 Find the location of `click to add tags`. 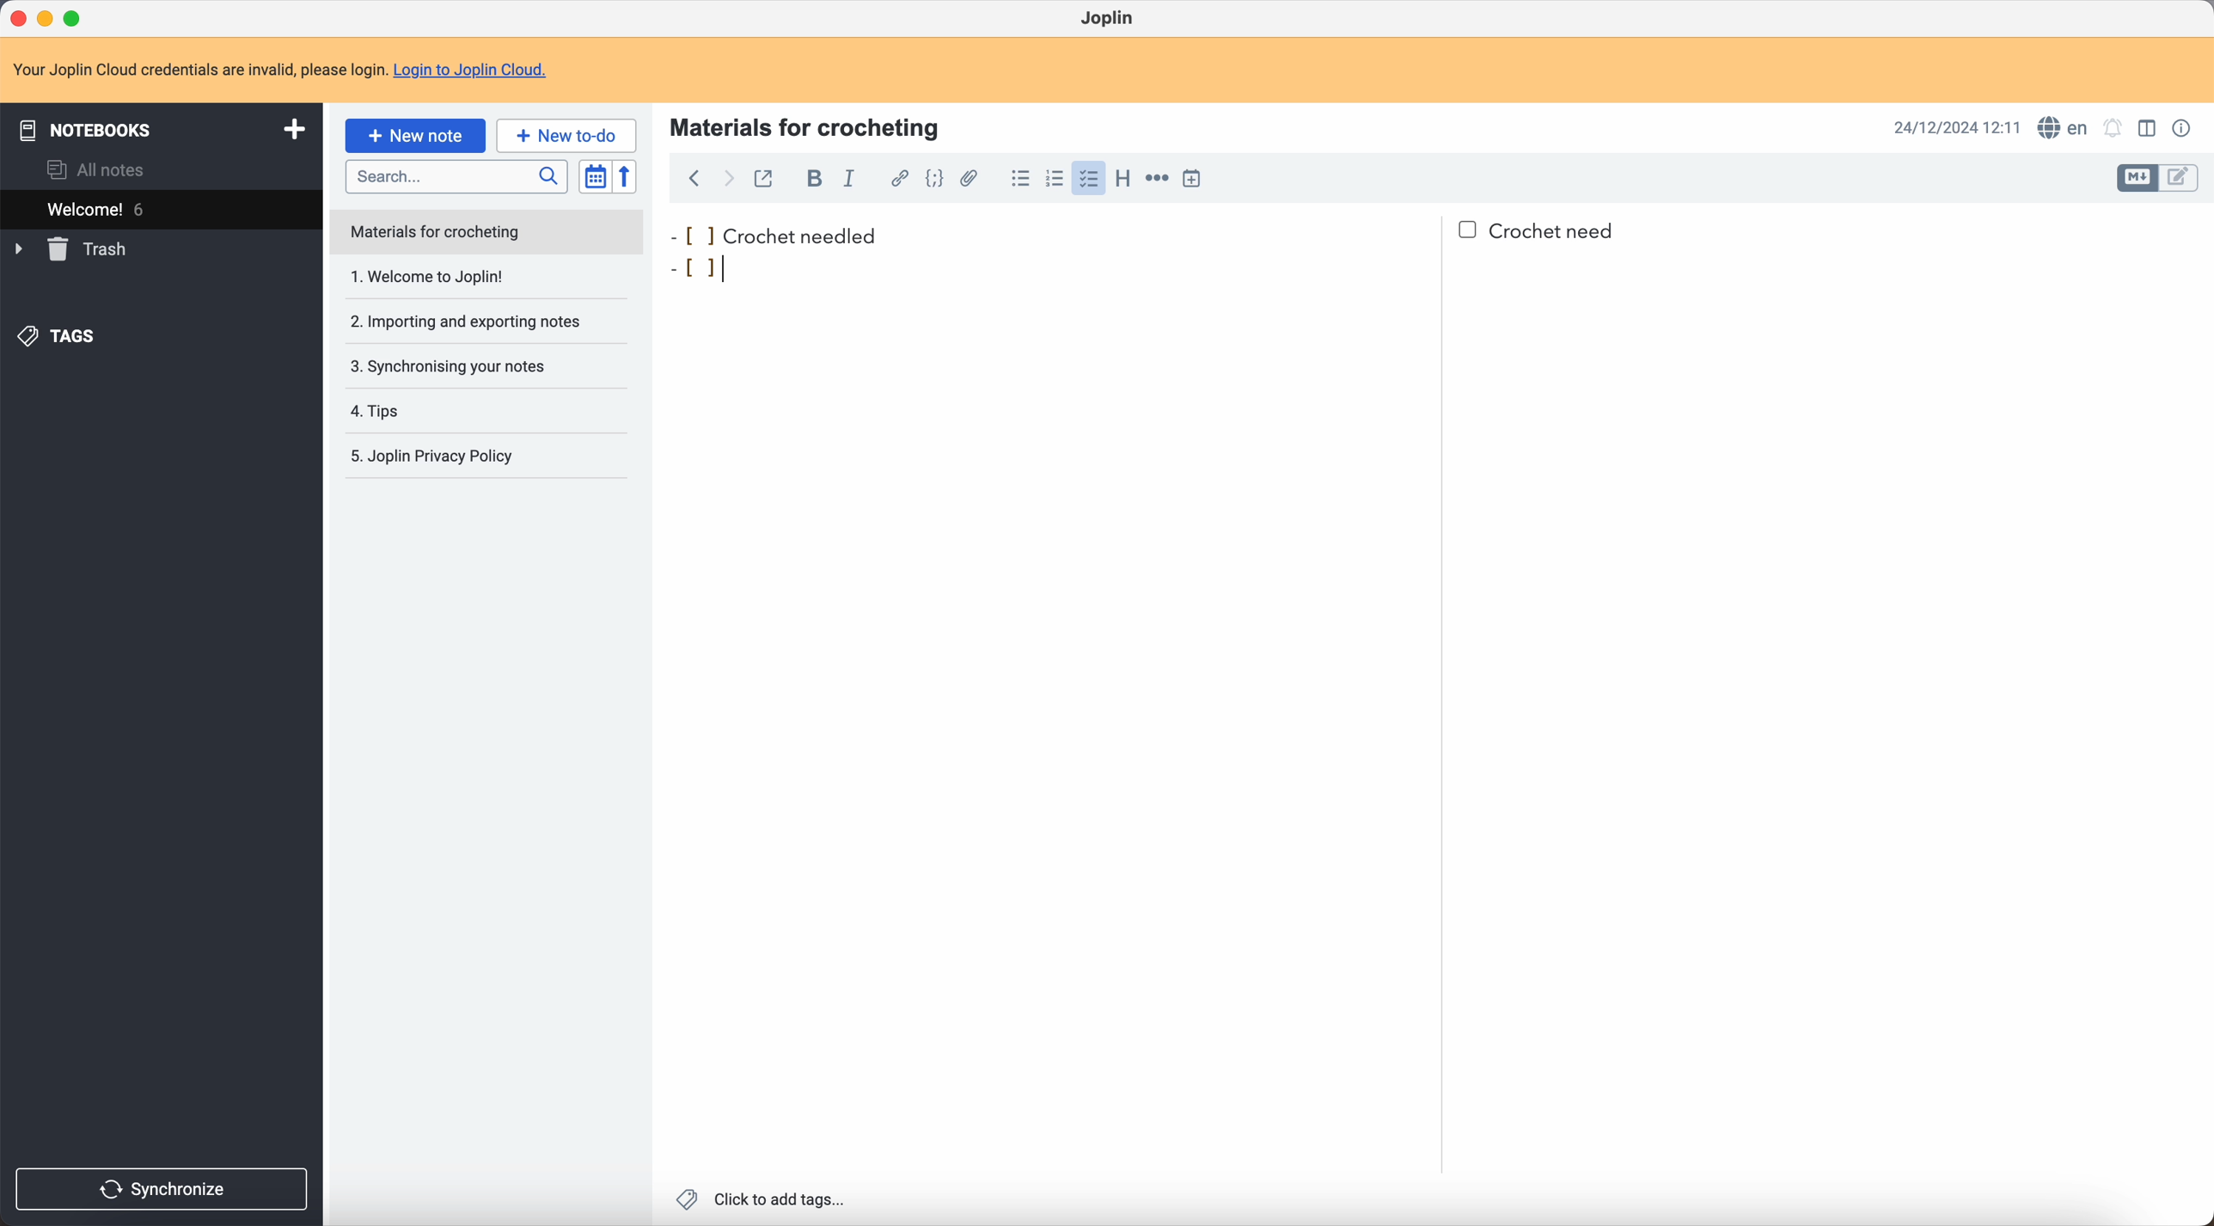

click to add tags is located at coordinates (764, 1200).